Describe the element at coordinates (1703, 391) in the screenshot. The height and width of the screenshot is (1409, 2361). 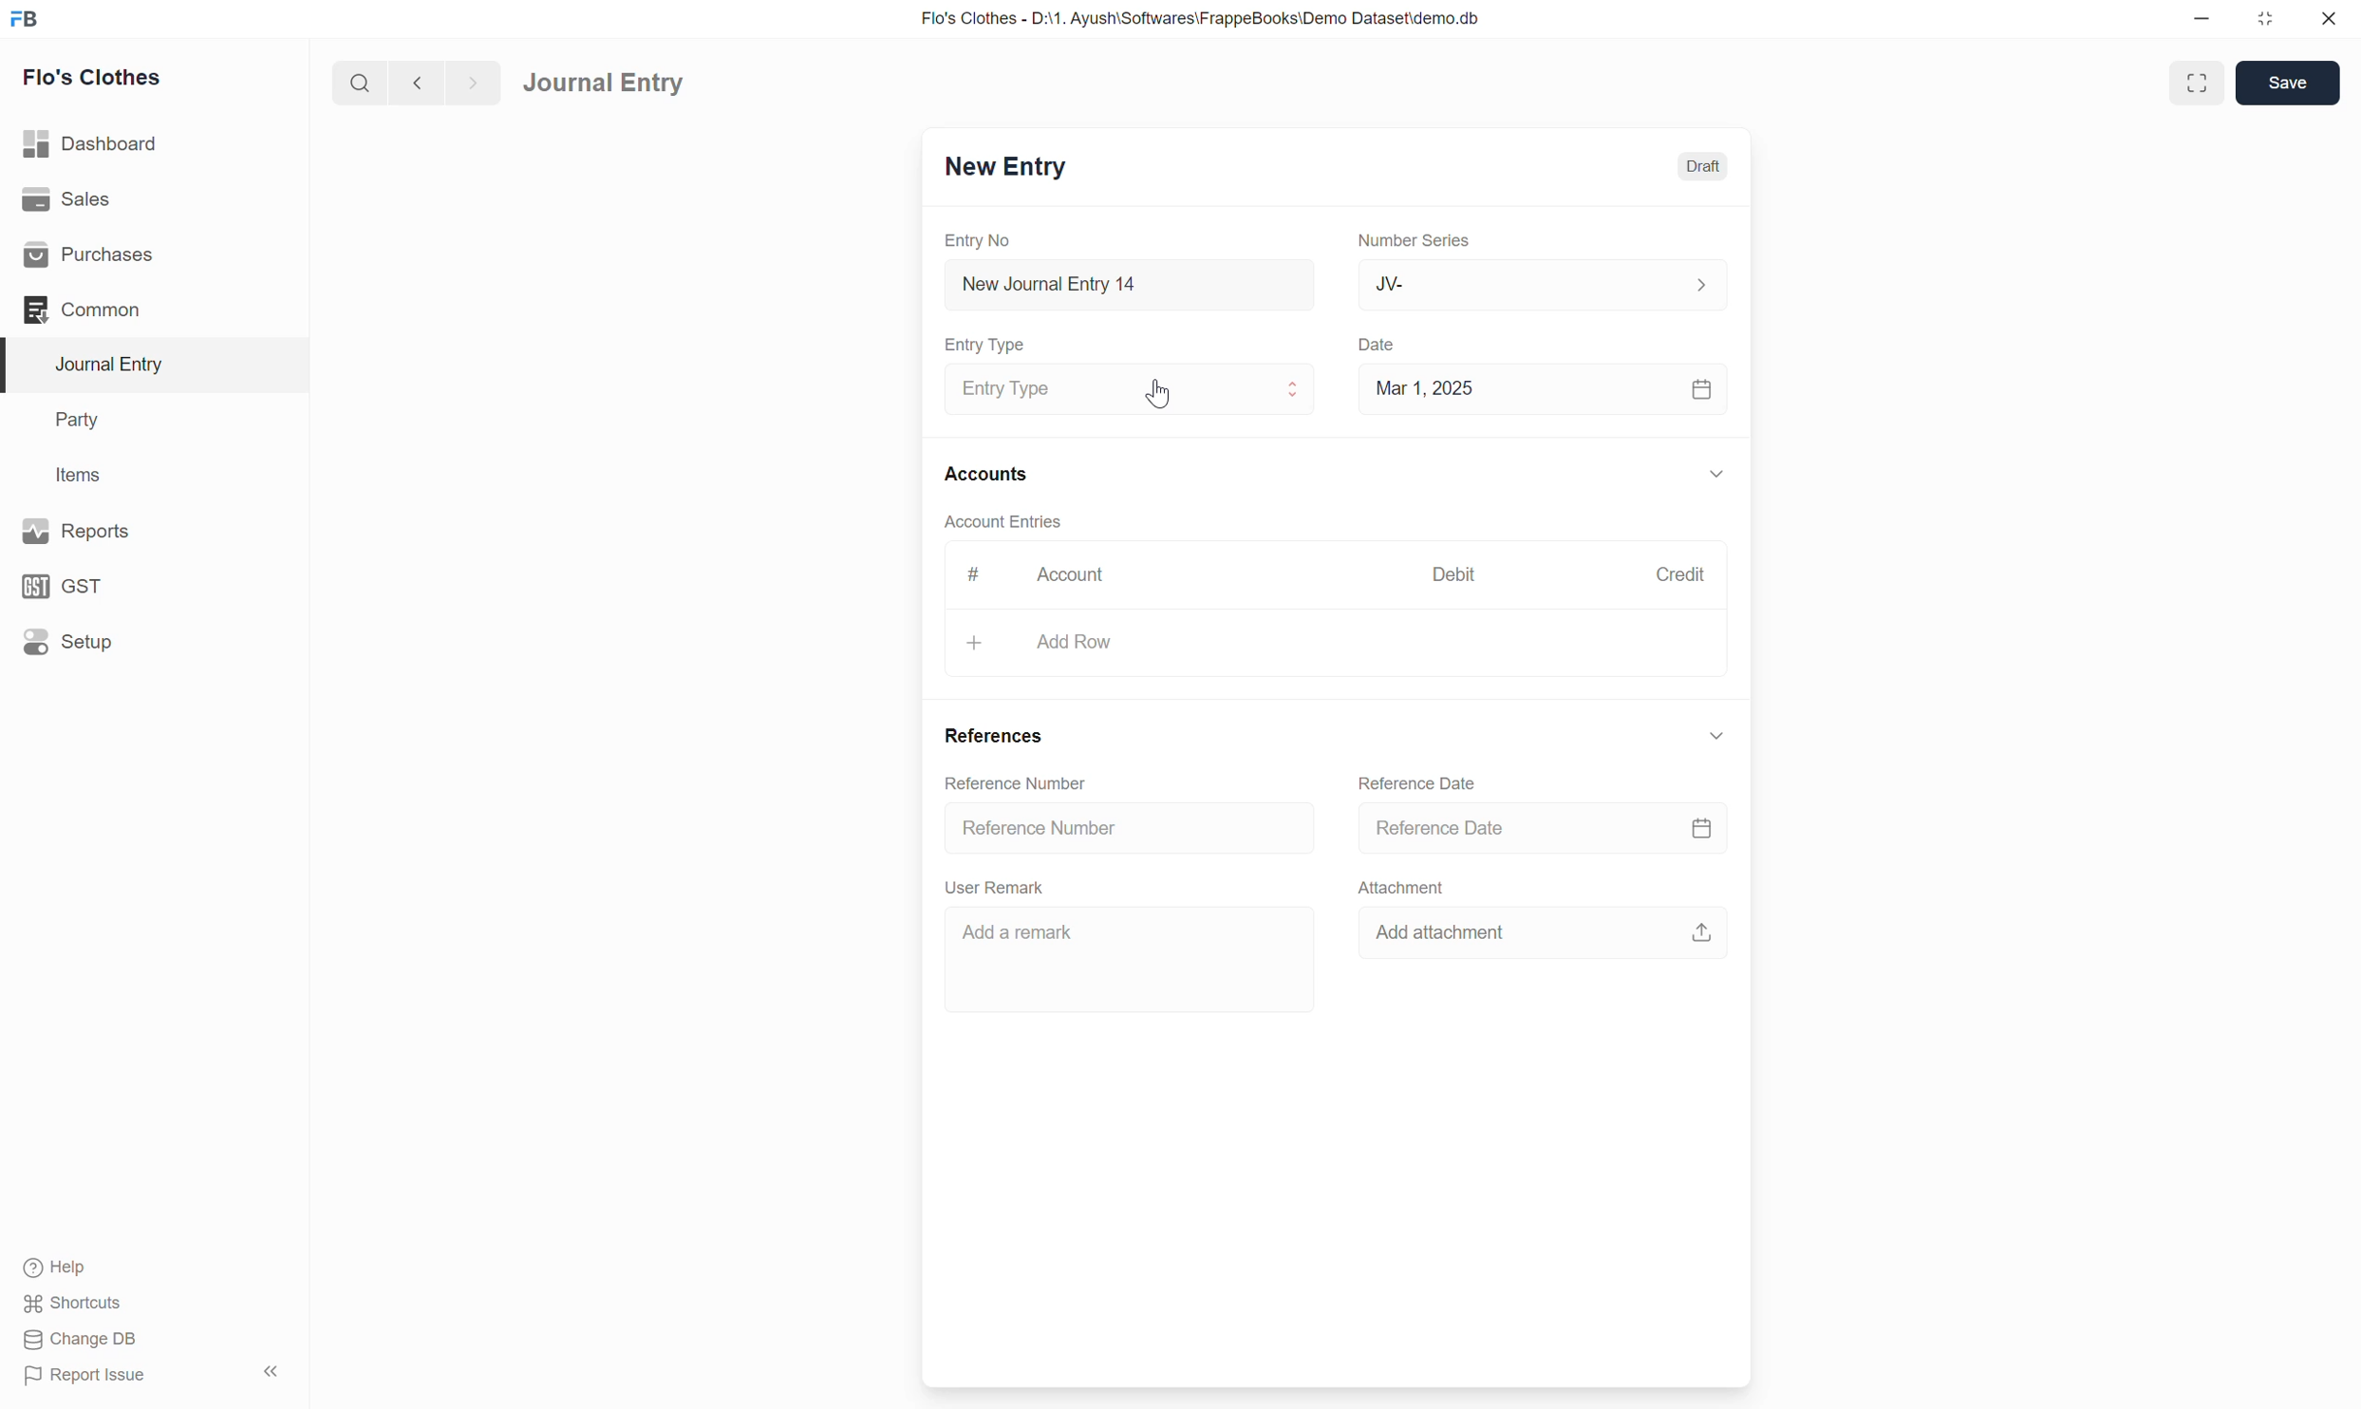
I see `calendar` at that location.